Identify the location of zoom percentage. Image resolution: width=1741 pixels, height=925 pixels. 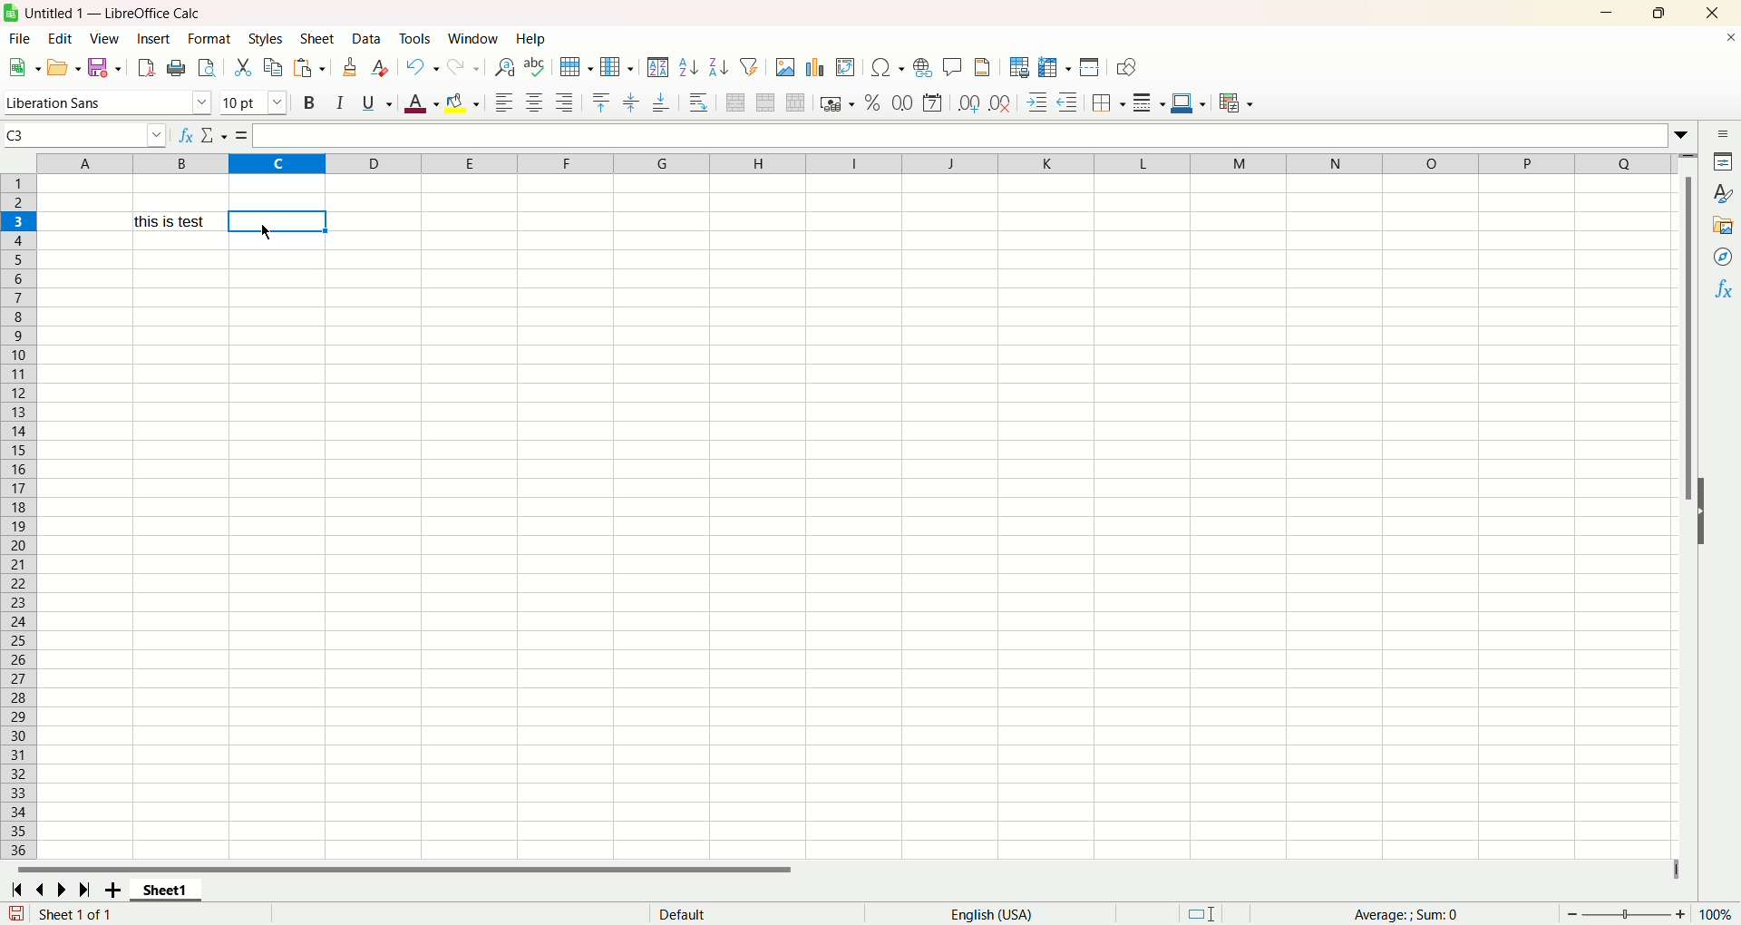
(1717, 913).